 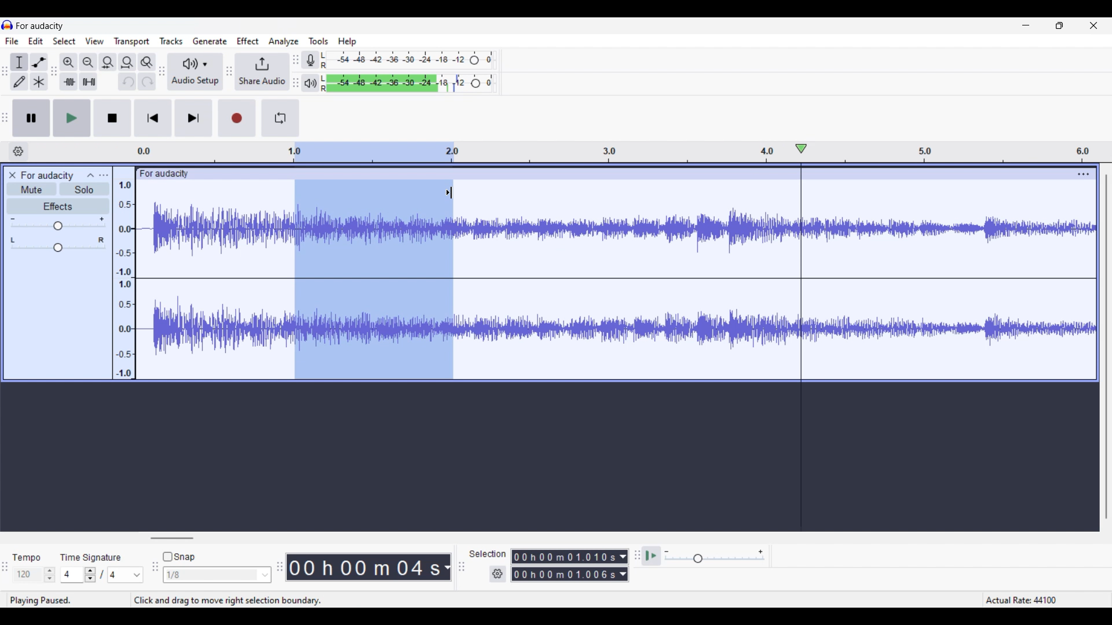 What do you see at coordinates (195, 71) in the screenshot?
I see `Audio setup` at bounding box center [195, 71].